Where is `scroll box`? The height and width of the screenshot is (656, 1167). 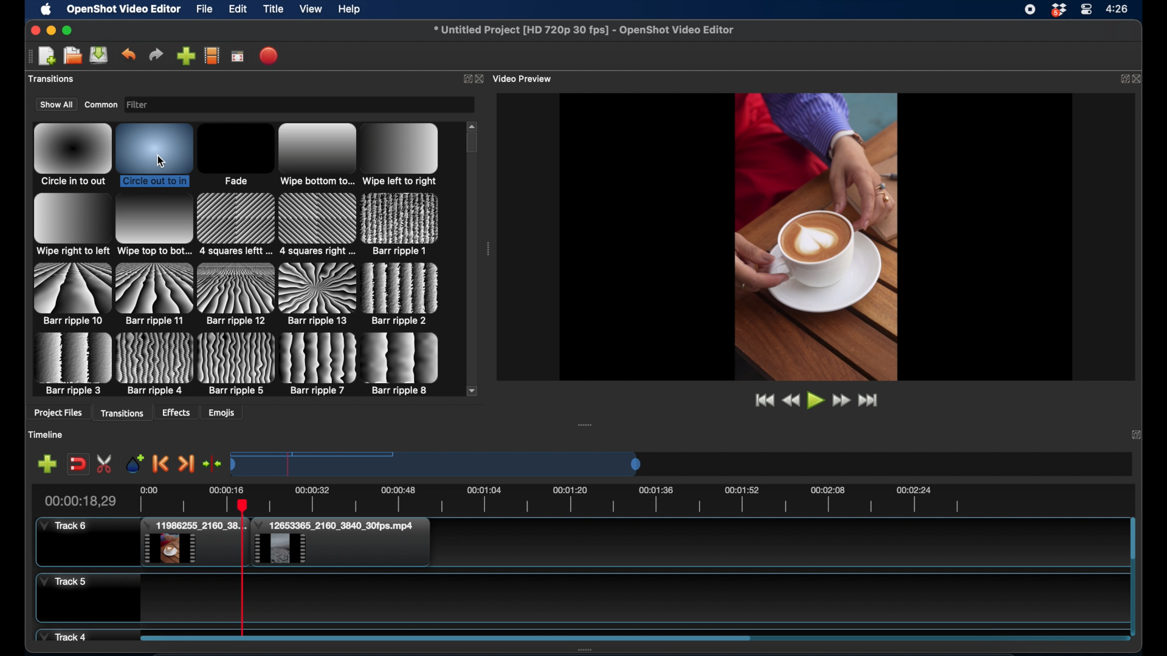
scroll box is located at coordinates (473, 144).